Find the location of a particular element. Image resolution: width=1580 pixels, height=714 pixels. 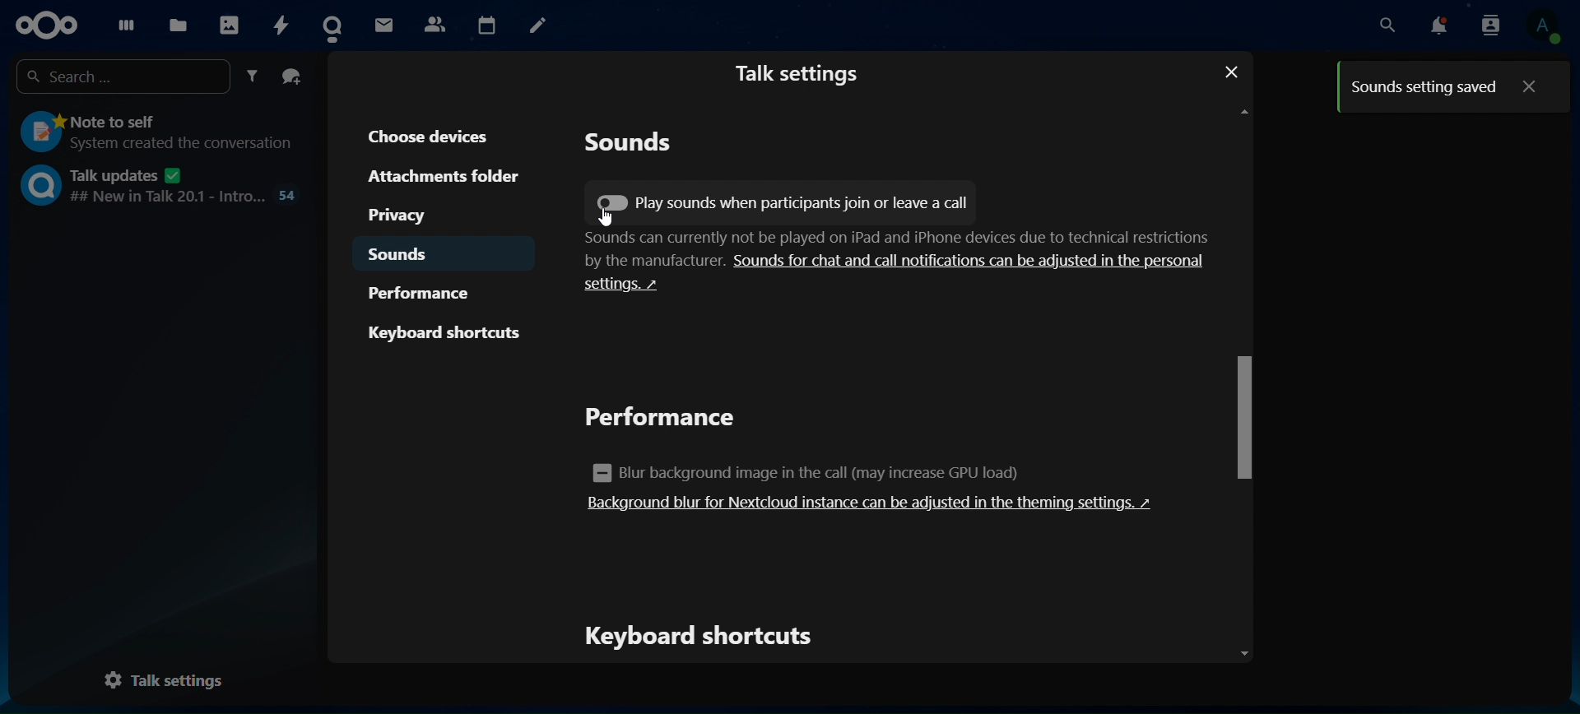

talk settings is located at coordinates (798, 72).